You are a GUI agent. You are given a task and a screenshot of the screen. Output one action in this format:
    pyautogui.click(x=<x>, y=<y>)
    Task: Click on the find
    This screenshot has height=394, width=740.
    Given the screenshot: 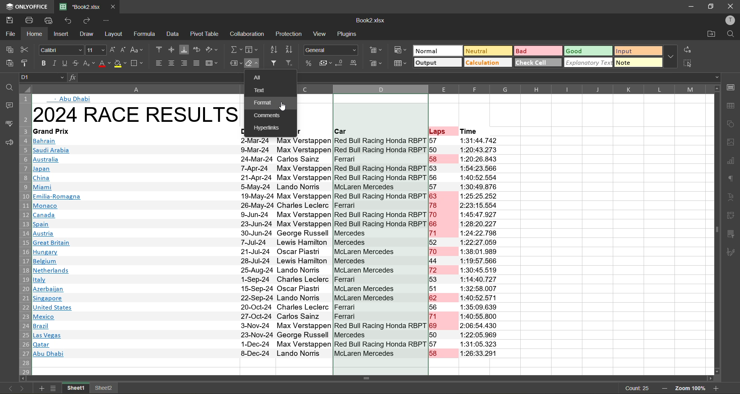 What is the action you would take?
    pyautogui.click(x=731, y=34)
    